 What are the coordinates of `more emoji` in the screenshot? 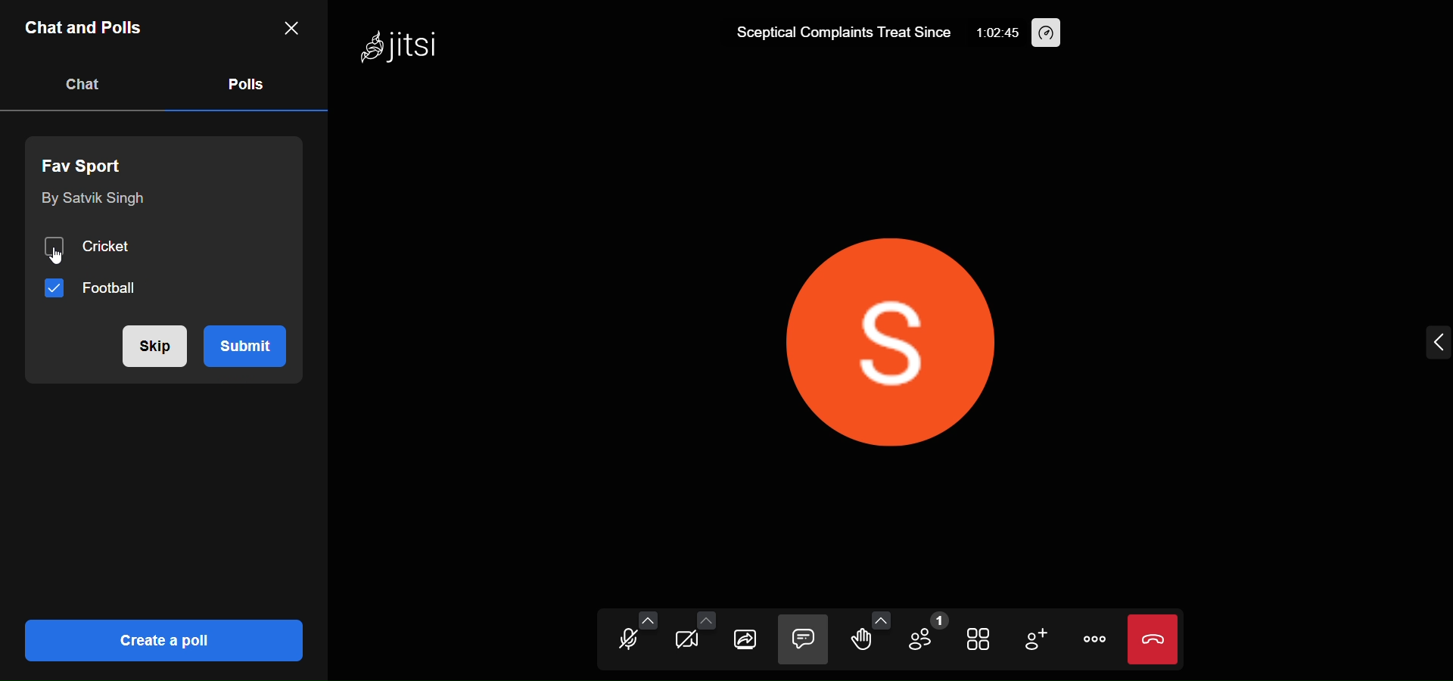 It's located at (881, 619).